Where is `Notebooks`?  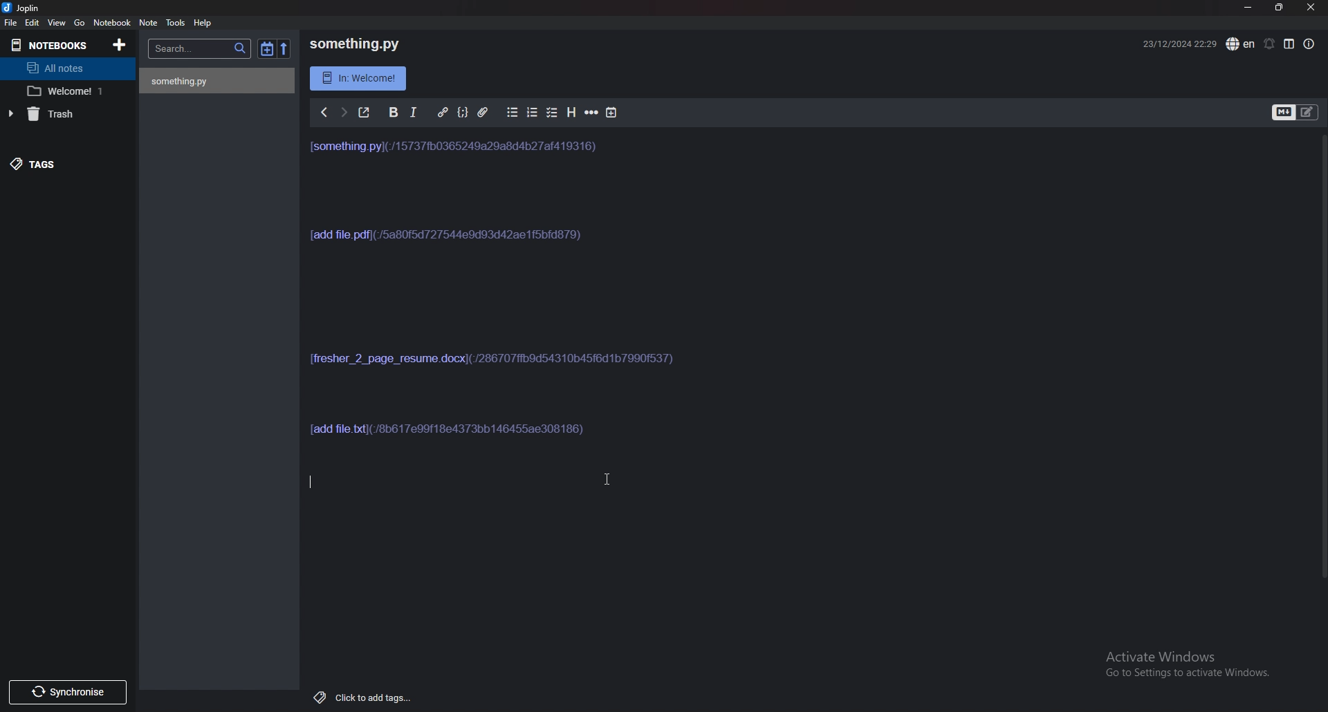 Notebooks is located at coordinates (48, 46).